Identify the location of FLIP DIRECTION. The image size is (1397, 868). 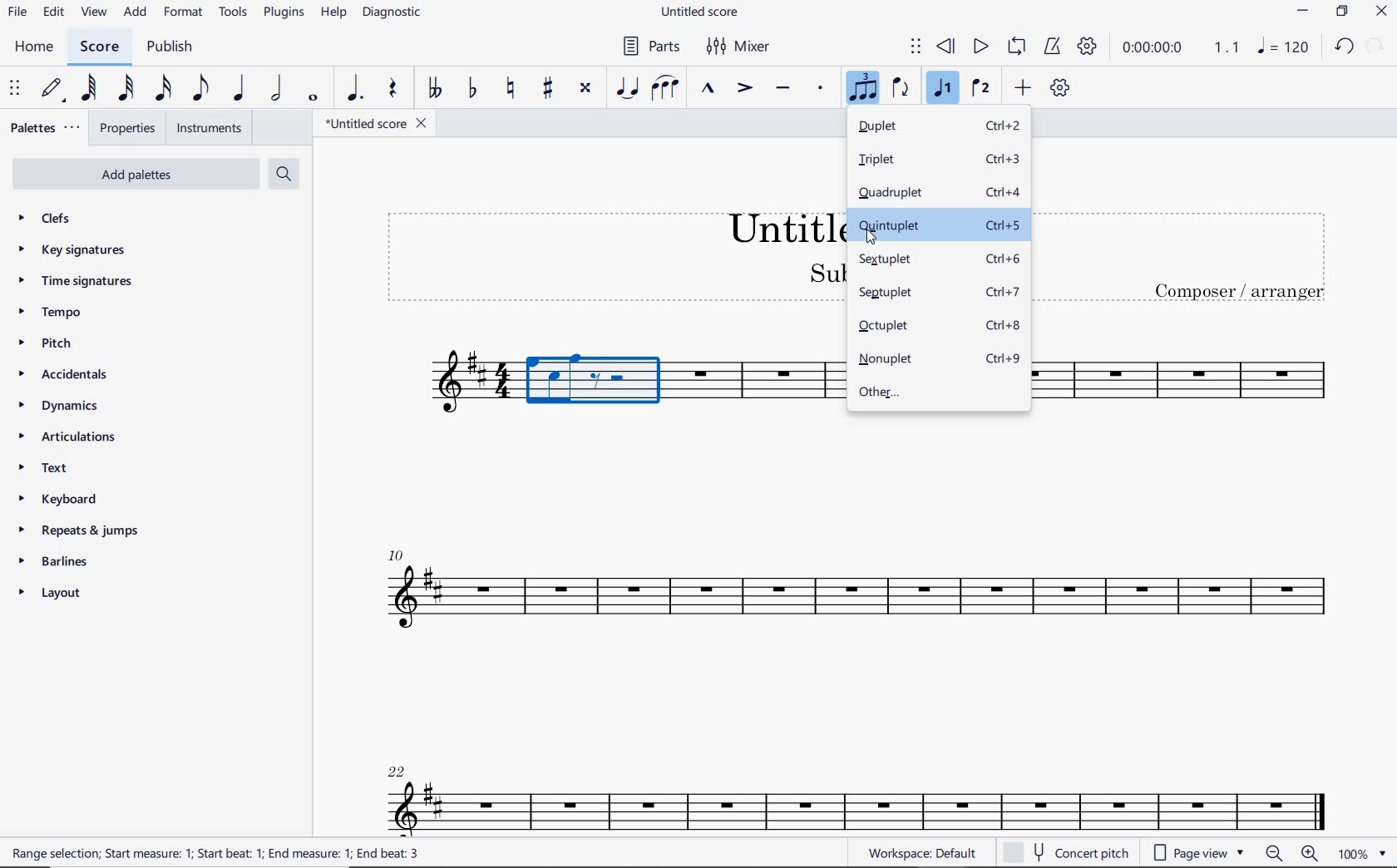
(904, 90).